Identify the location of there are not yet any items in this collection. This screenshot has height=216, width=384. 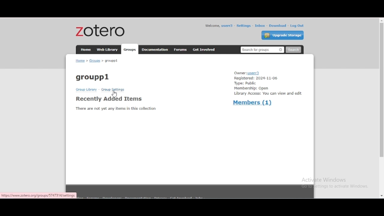
(116, 108).